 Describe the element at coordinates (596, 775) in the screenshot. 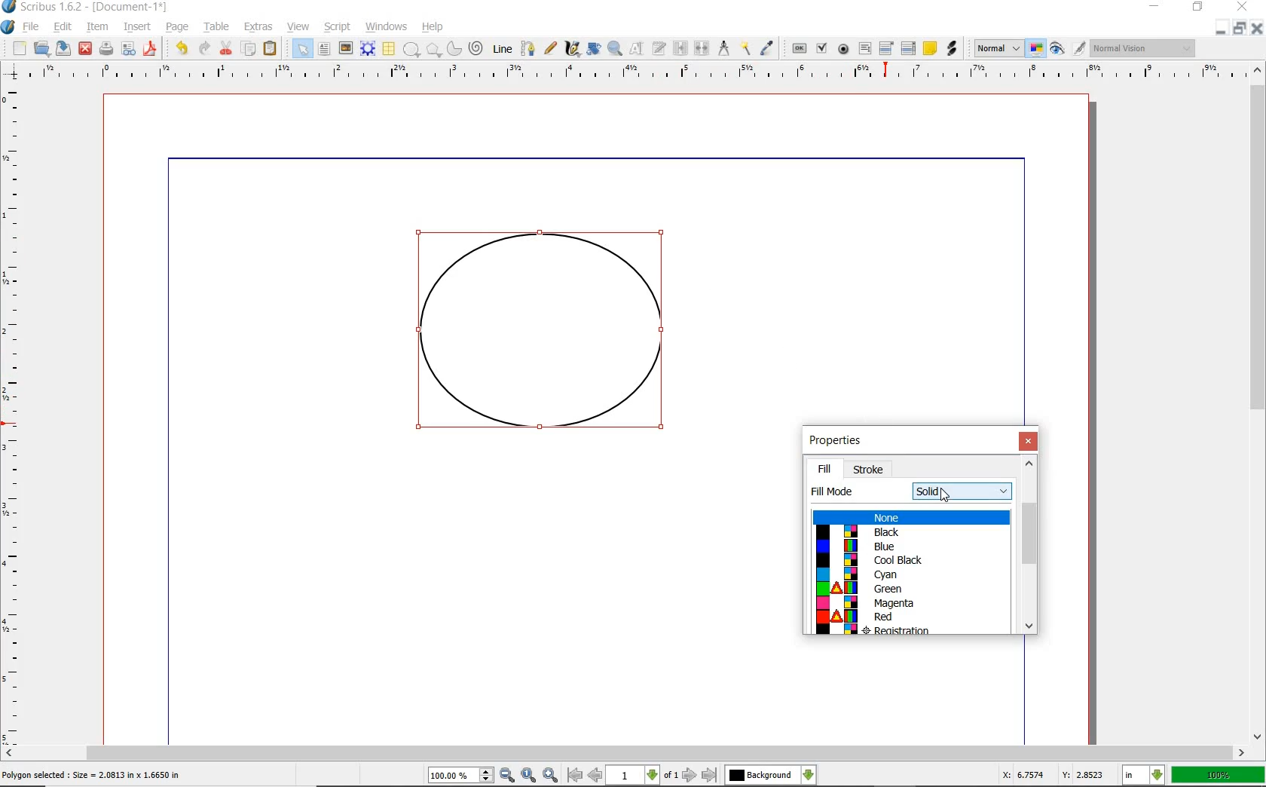

I see `previous` at that location.